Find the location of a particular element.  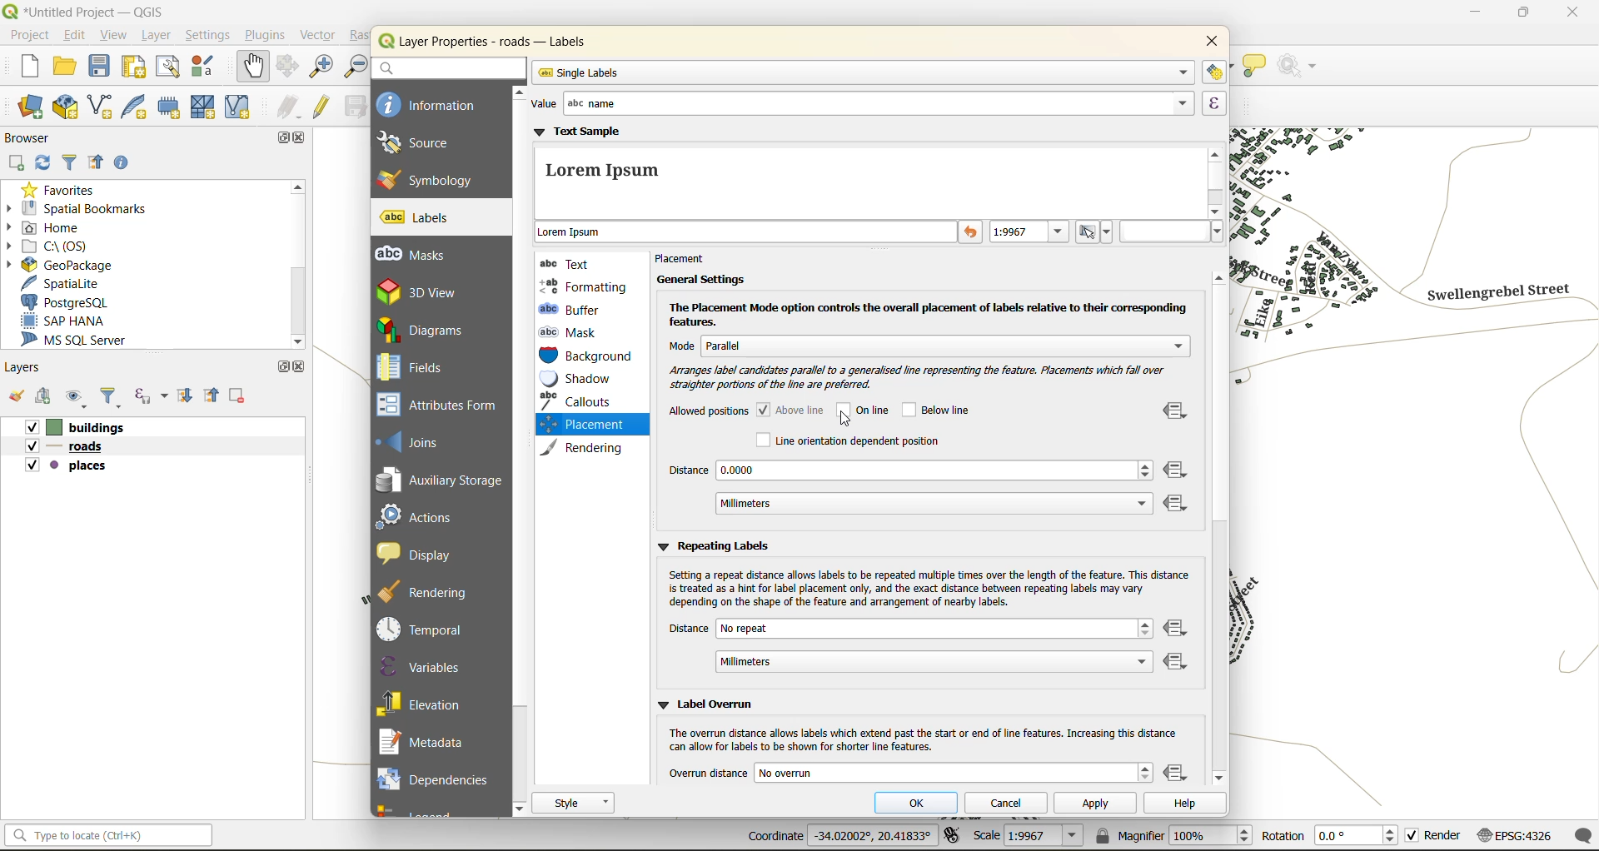

new geopackage layer is located at coordinates (70, 111).